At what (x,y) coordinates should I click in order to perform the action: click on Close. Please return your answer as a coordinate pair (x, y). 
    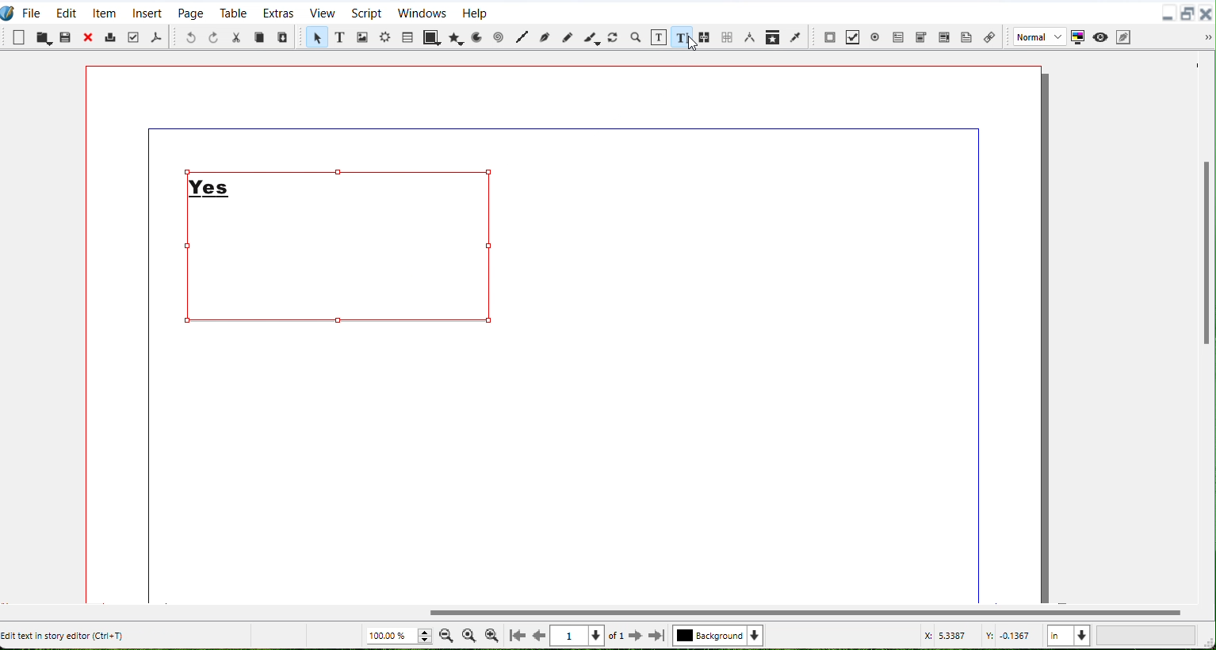
    Looking at the image, I should click on (1208, 12).